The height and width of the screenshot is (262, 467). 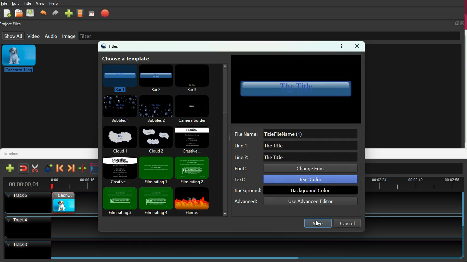 What do you see at coordinates (119, 109) in the screenshot?
I see `bubbles 1` at bounding box center [119, 109].